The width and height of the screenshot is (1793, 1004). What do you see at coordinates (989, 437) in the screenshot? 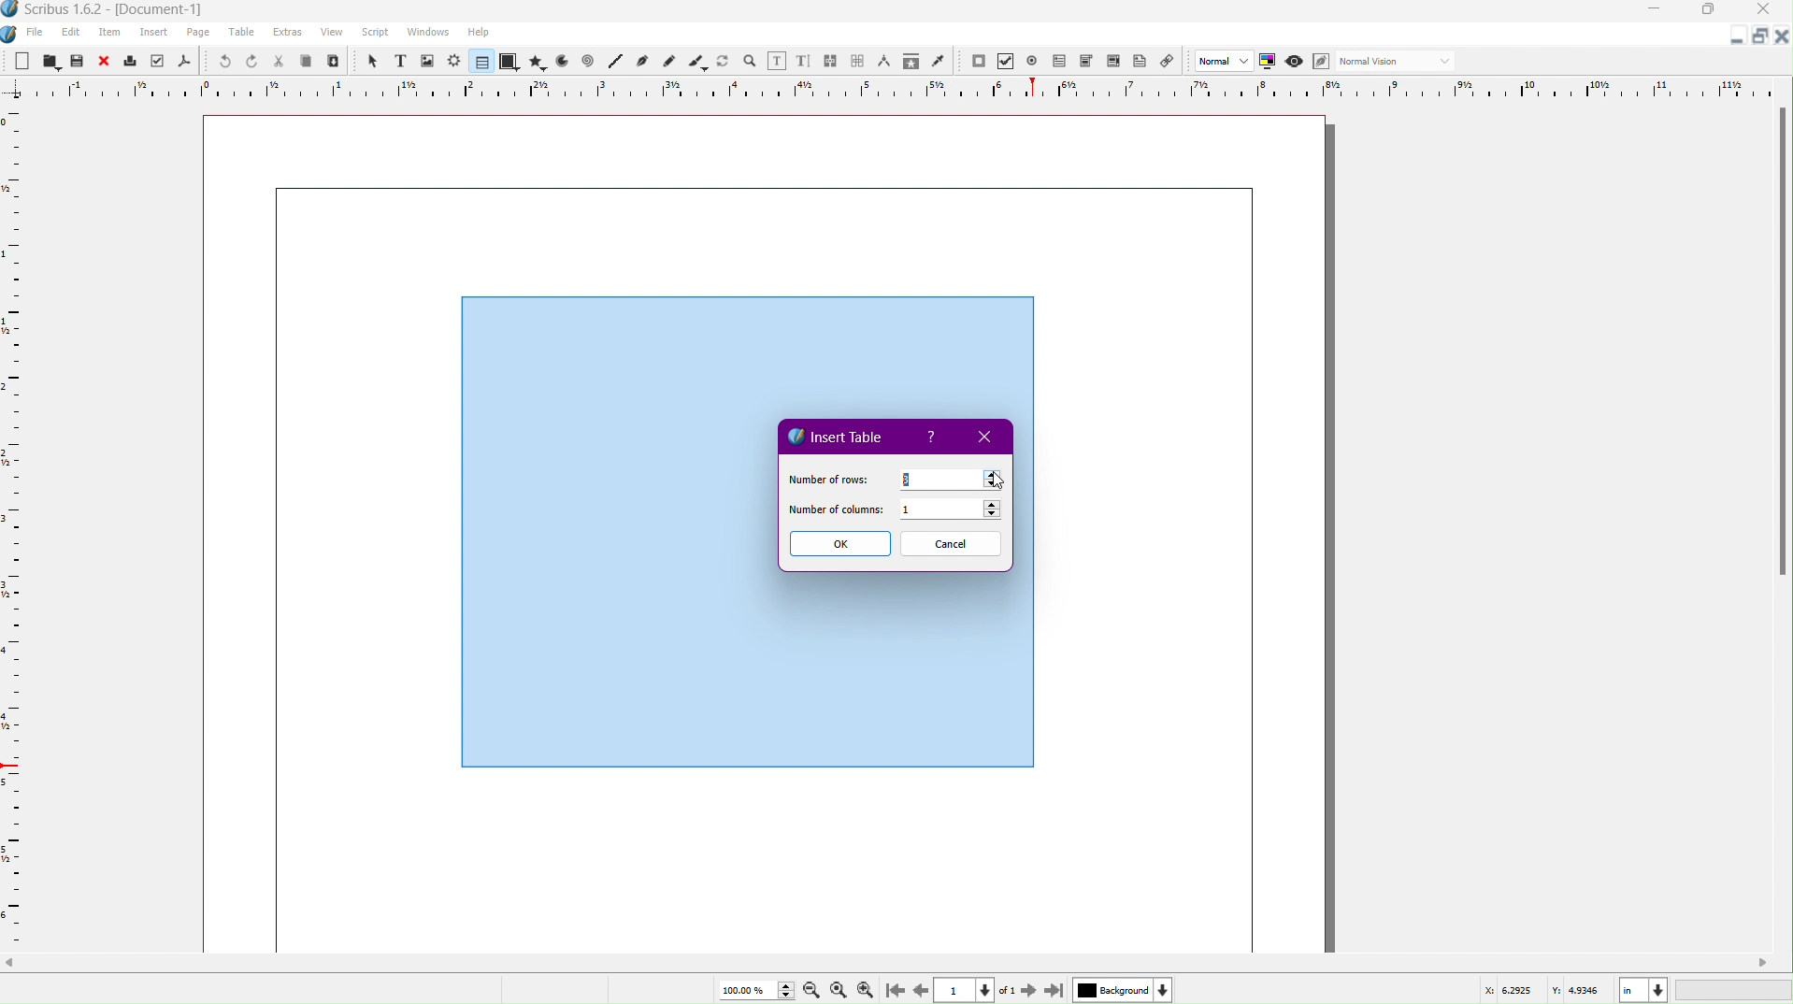
I see `Close` at bounding box center [989, 437].